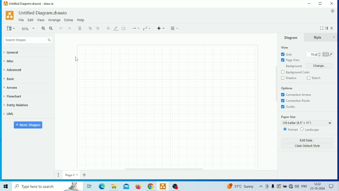 The width and height of the screenshot is (339, 191). I want to click on Task View, so click(90, 186).